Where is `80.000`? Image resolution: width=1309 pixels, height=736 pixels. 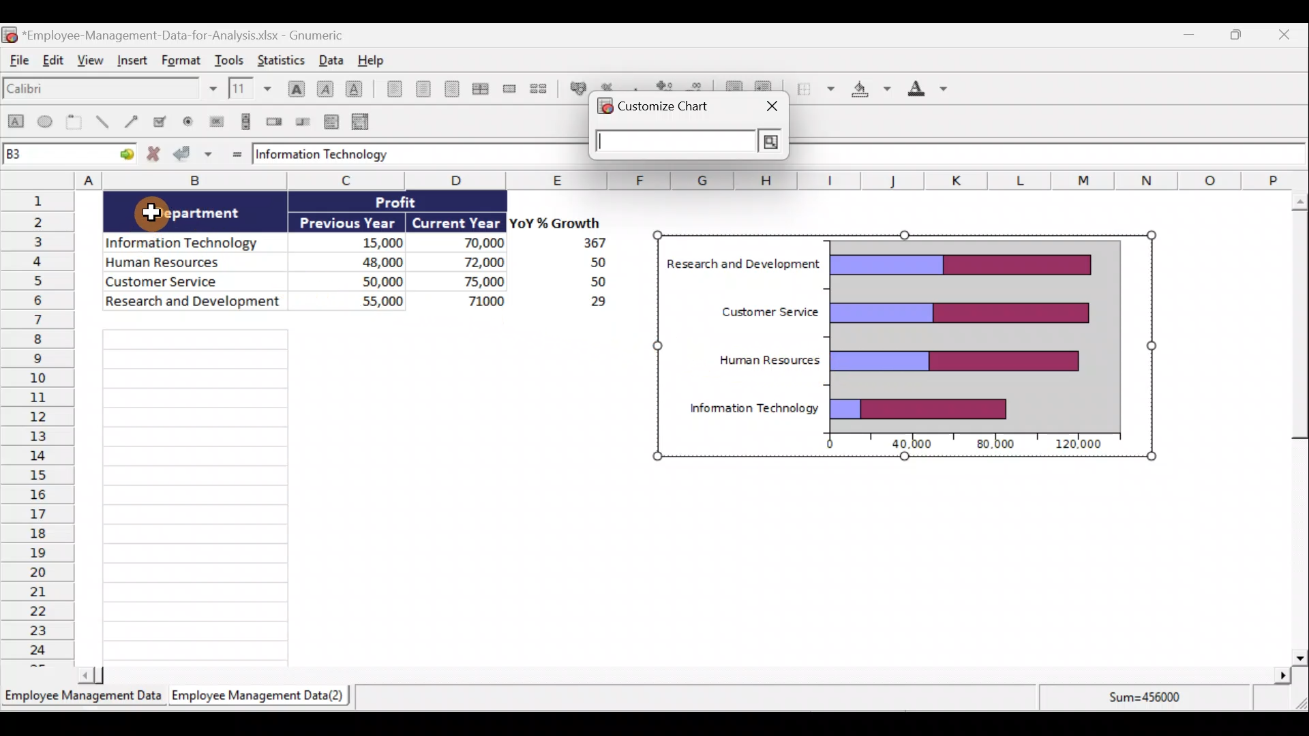 80.000 is located at coordinates (991, 445).